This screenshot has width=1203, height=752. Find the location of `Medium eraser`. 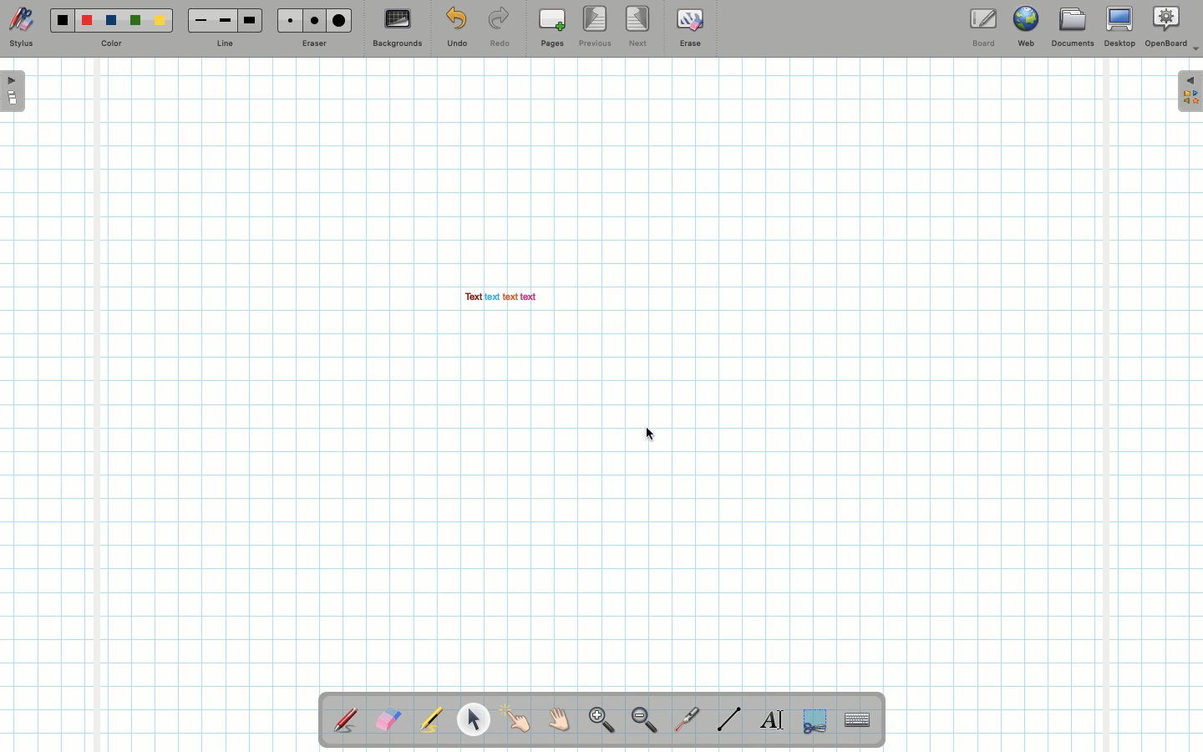

Medium eraser is located at coordinates (312, 20).